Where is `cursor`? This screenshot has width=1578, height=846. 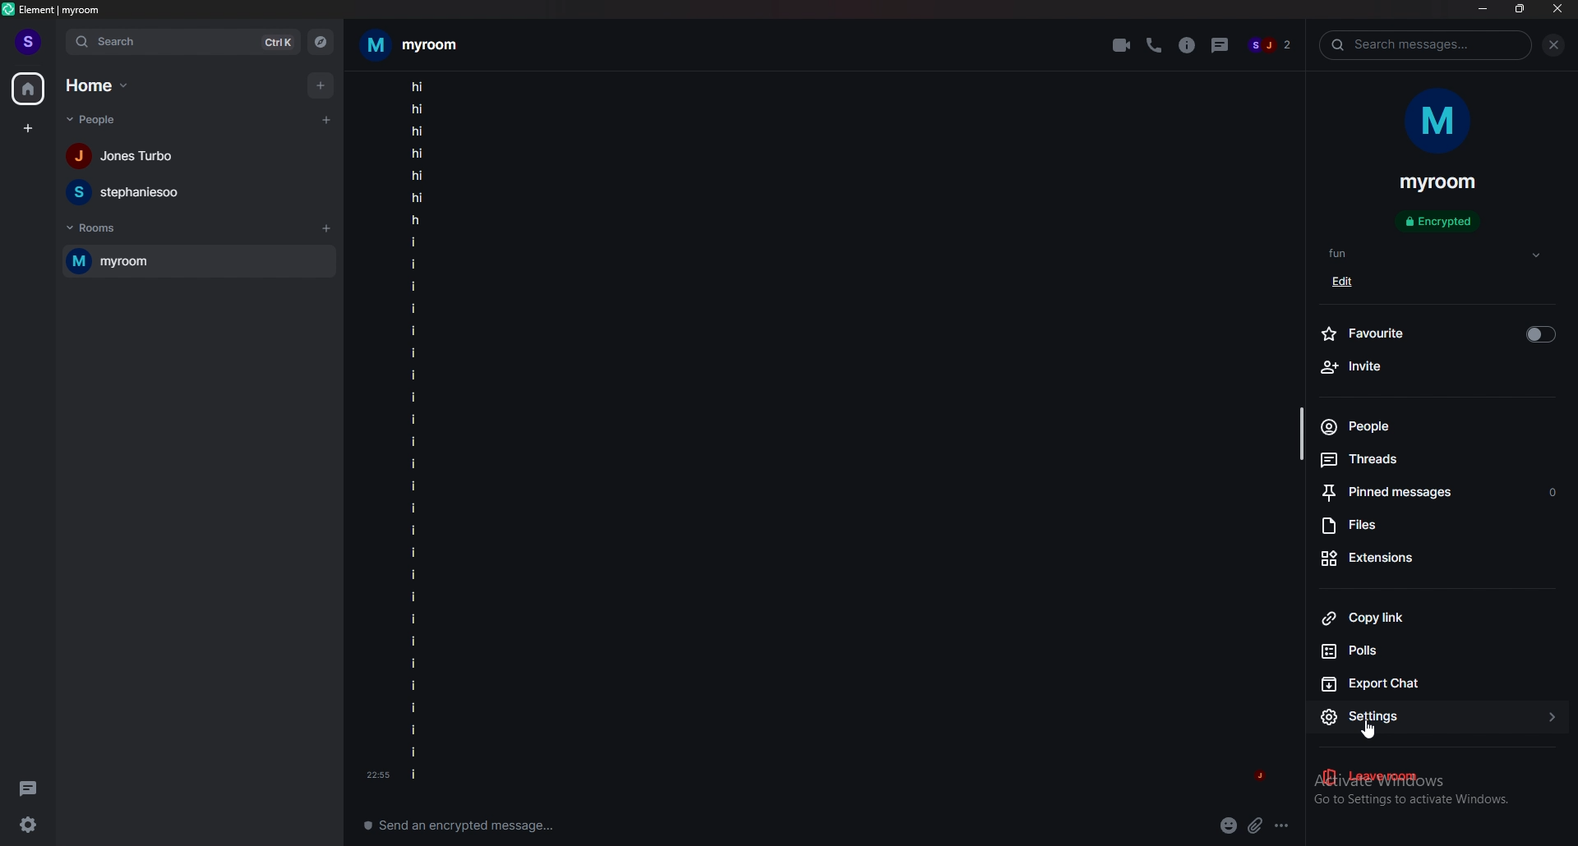
cursor is located at coordinates (1372, 732).